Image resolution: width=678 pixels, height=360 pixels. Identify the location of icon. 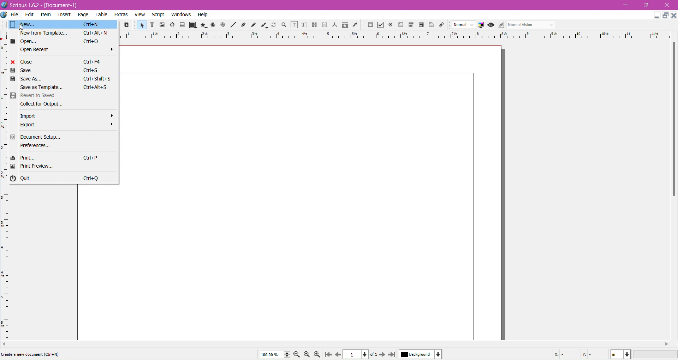
(193, 24).